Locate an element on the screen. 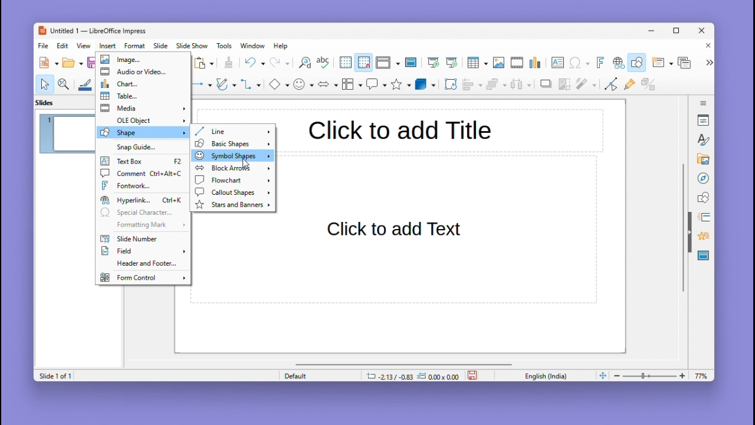  Slideshow is located at coordinates (193, 46).